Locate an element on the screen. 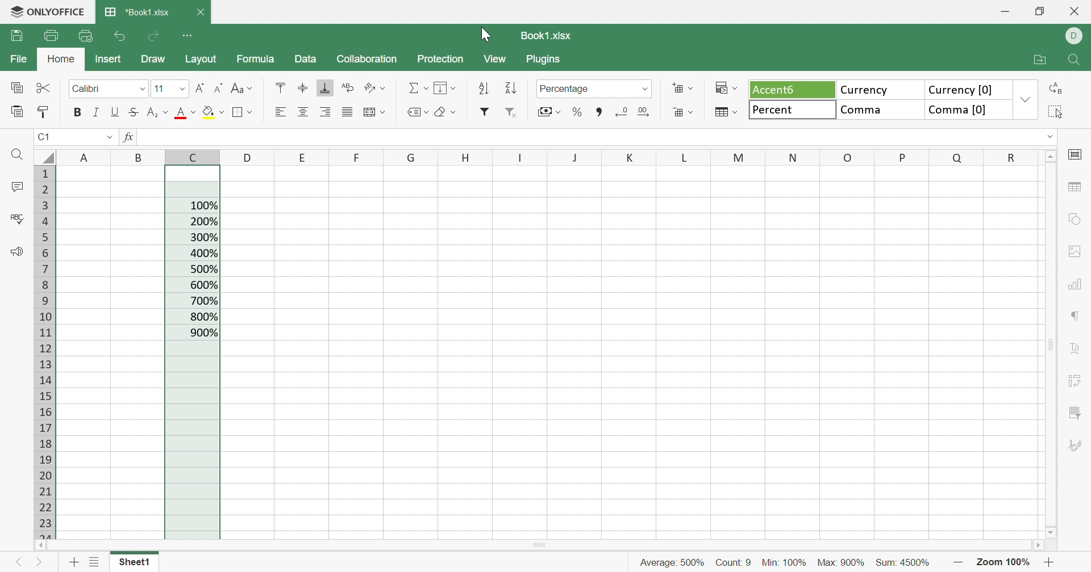 This screenshot has height=572, width=1091. List of sheets is located at coordinates (94, 561).